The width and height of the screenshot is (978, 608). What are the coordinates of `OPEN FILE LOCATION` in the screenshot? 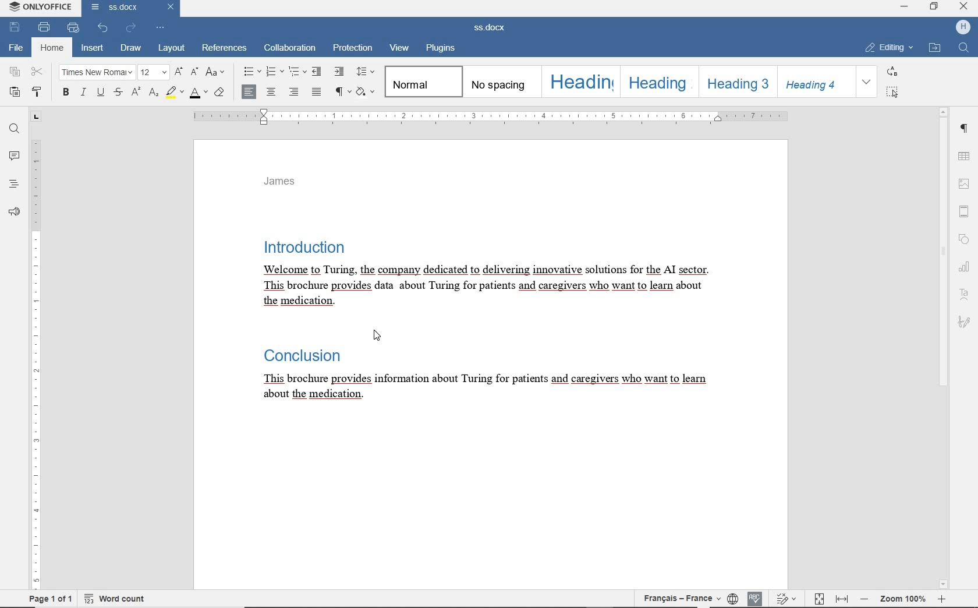 It's located at (935, 47).